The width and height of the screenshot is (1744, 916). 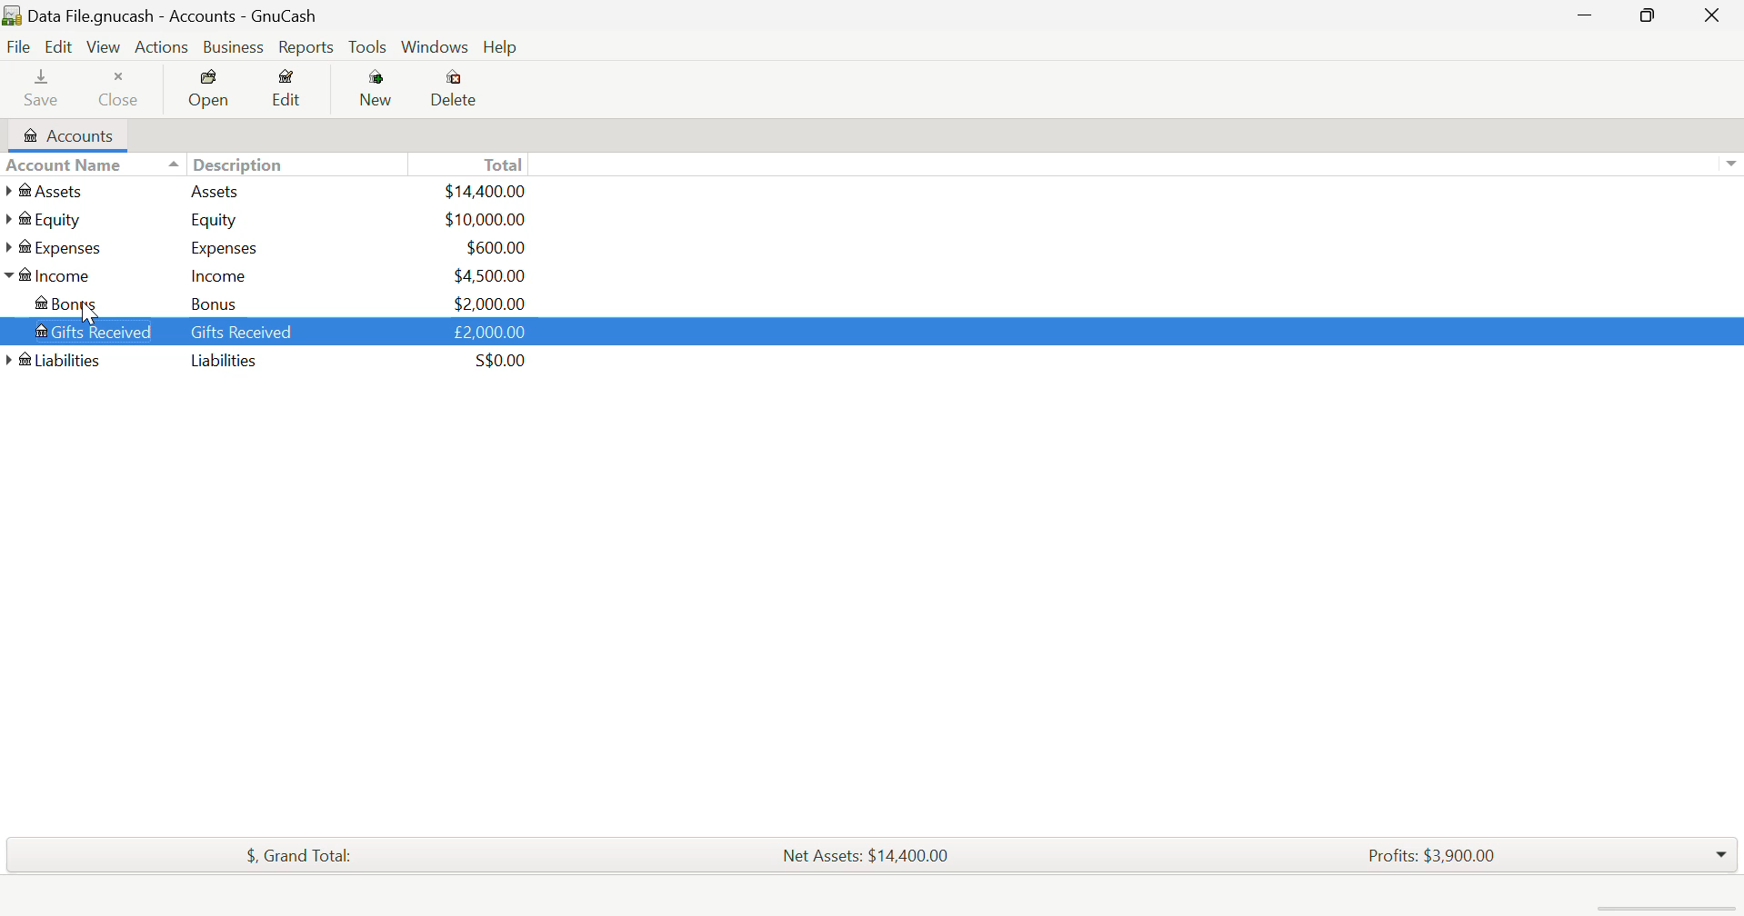 I want to click on File, so click(x=17, y=46).